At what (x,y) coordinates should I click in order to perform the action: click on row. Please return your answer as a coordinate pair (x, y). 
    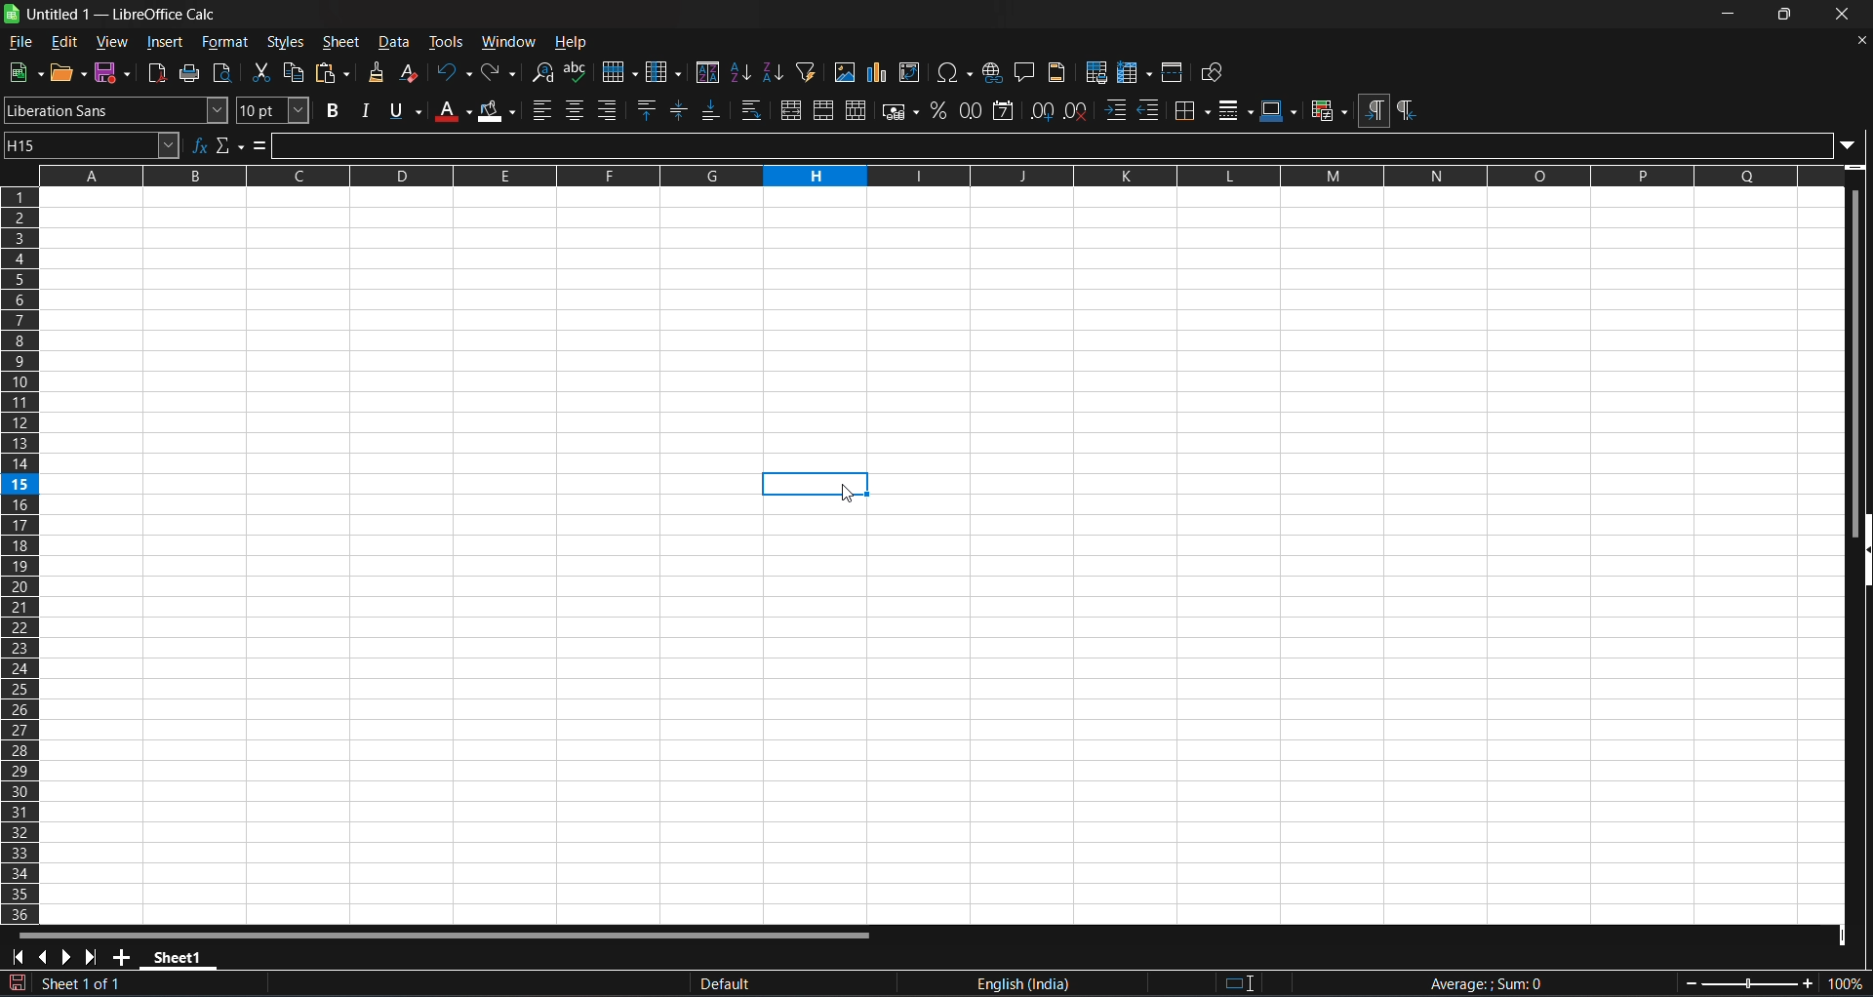
    Looking at the image, I should click on (620, 70).